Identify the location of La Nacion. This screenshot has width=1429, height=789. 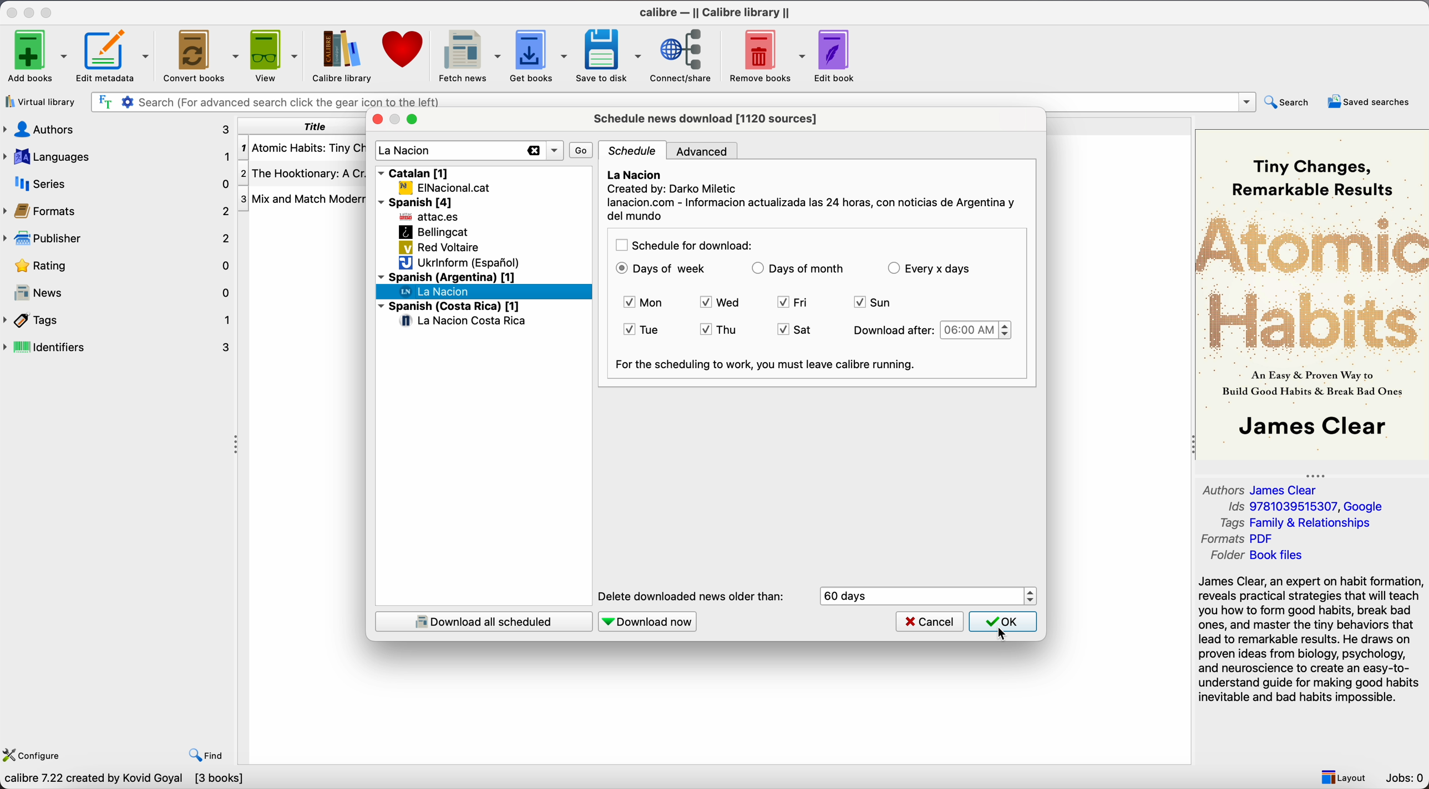
(407, 151).